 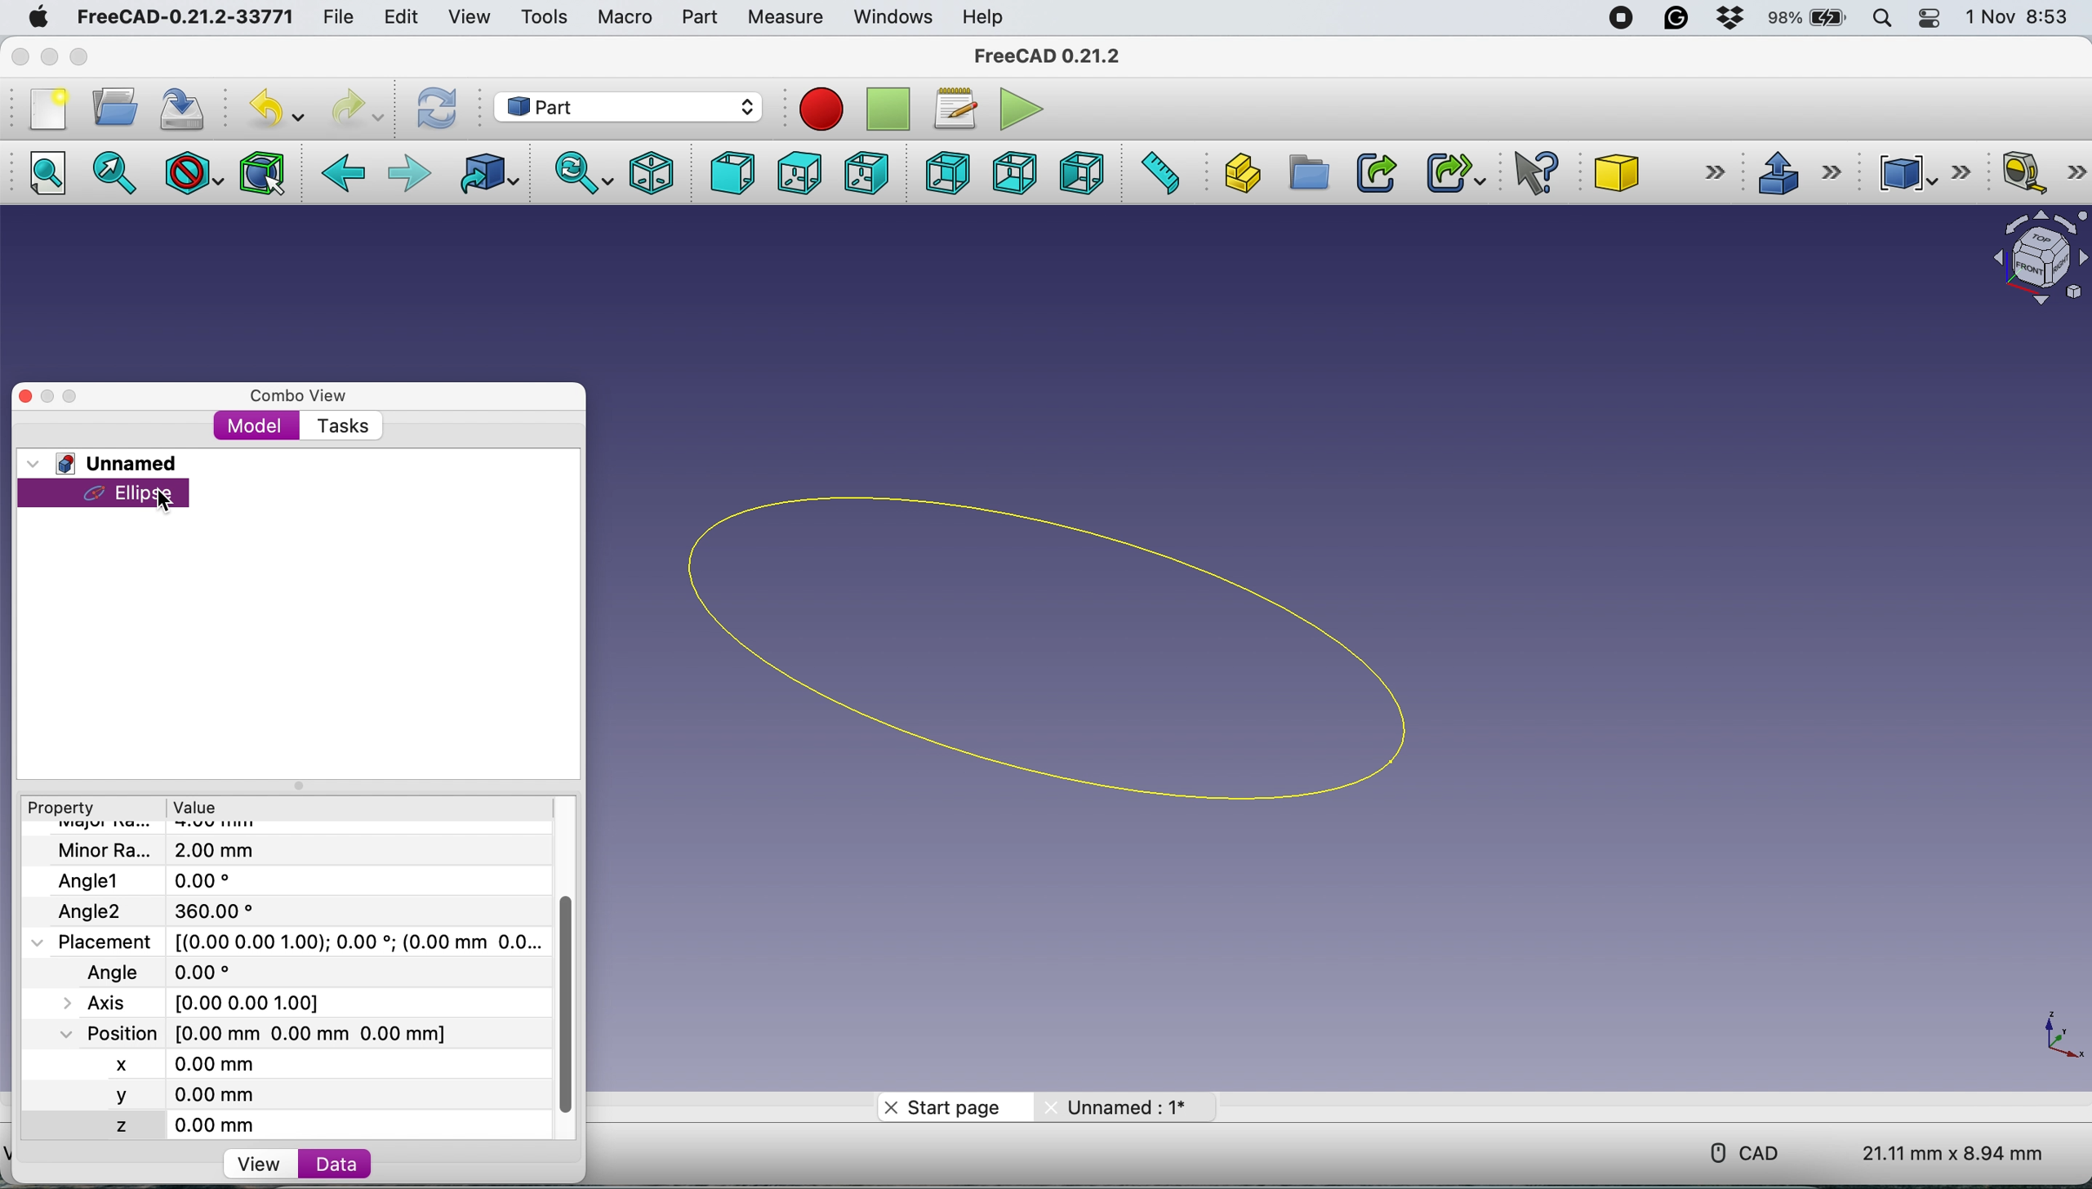 What do you see at coordinates (1045, 58) in the screenshot?
I see `freecad` at bounding box center [1045, 58].